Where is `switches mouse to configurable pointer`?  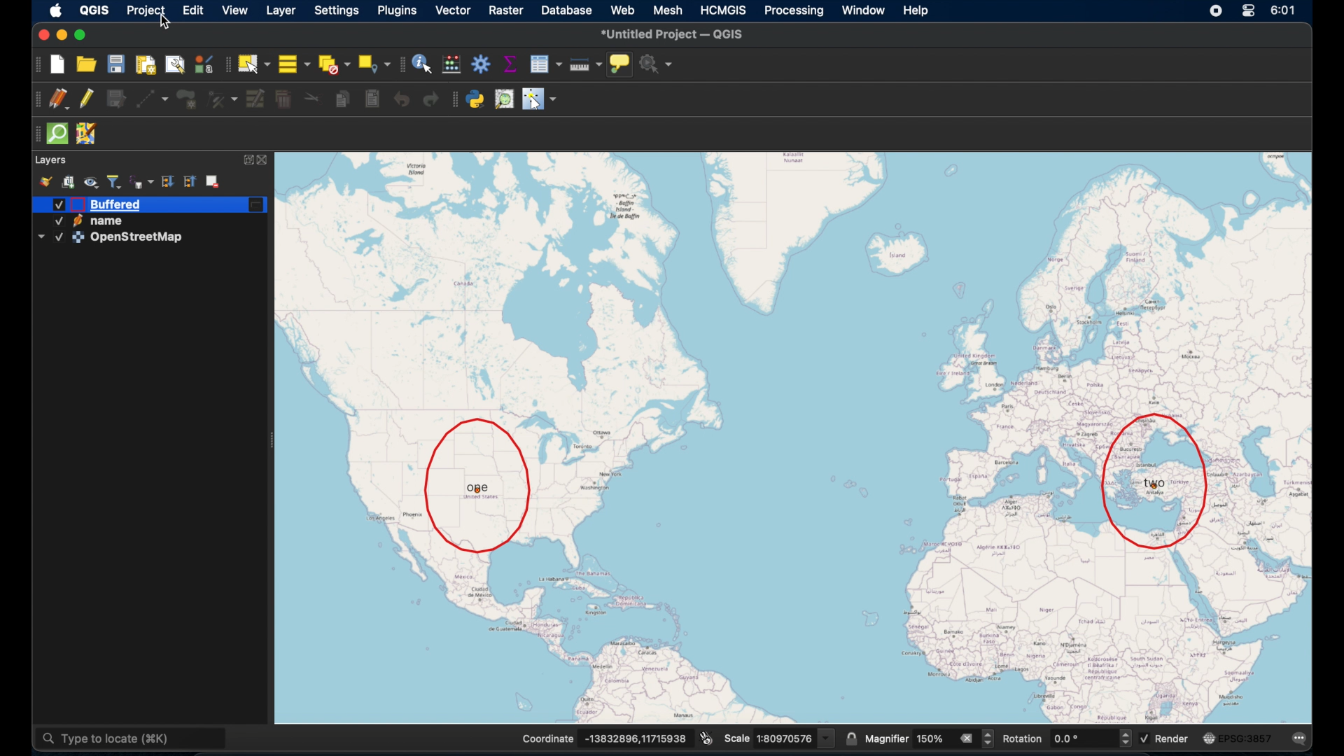 switches mouse to configurable pointer is located at coordinates (540, 99).